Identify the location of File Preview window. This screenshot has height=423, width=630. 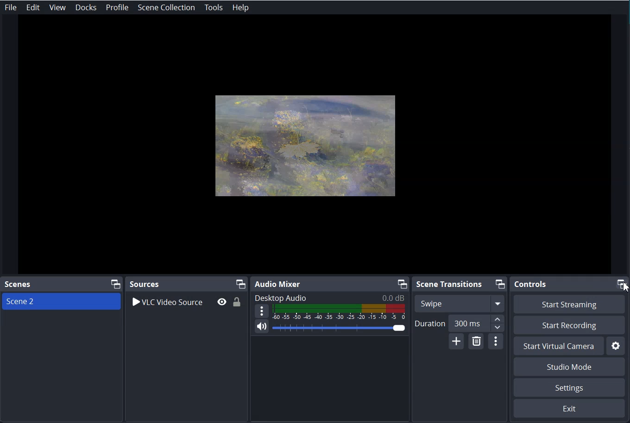
(306, 143).